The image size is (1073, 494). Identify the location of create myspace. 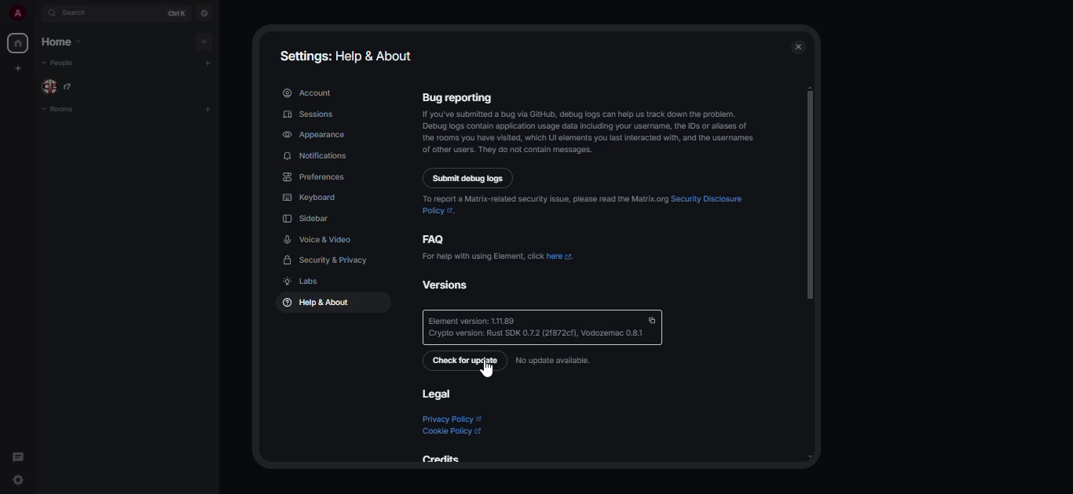
(16, 67).